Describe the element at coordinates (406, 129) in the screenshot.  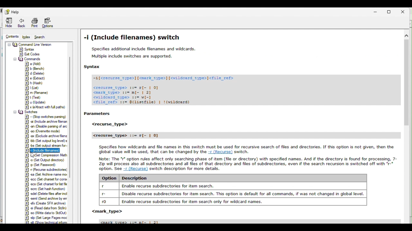
I see `Scrollbar` at that location.